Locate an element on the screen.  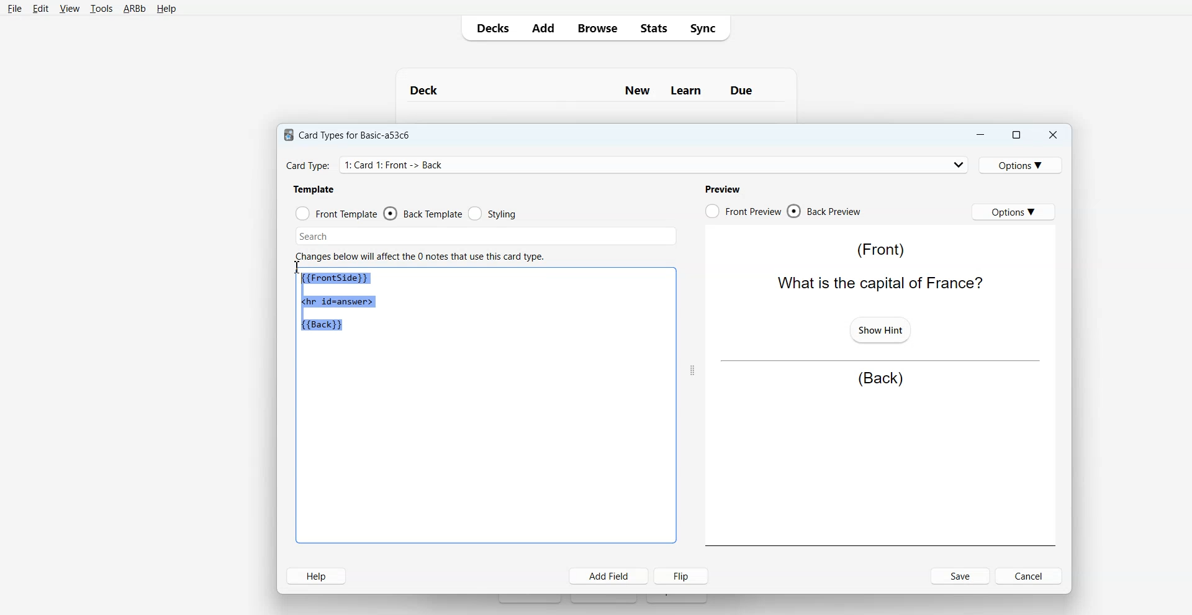
{{Frontside}}
<hr id=answer>
(Back) is located at coordinates (340, 303).